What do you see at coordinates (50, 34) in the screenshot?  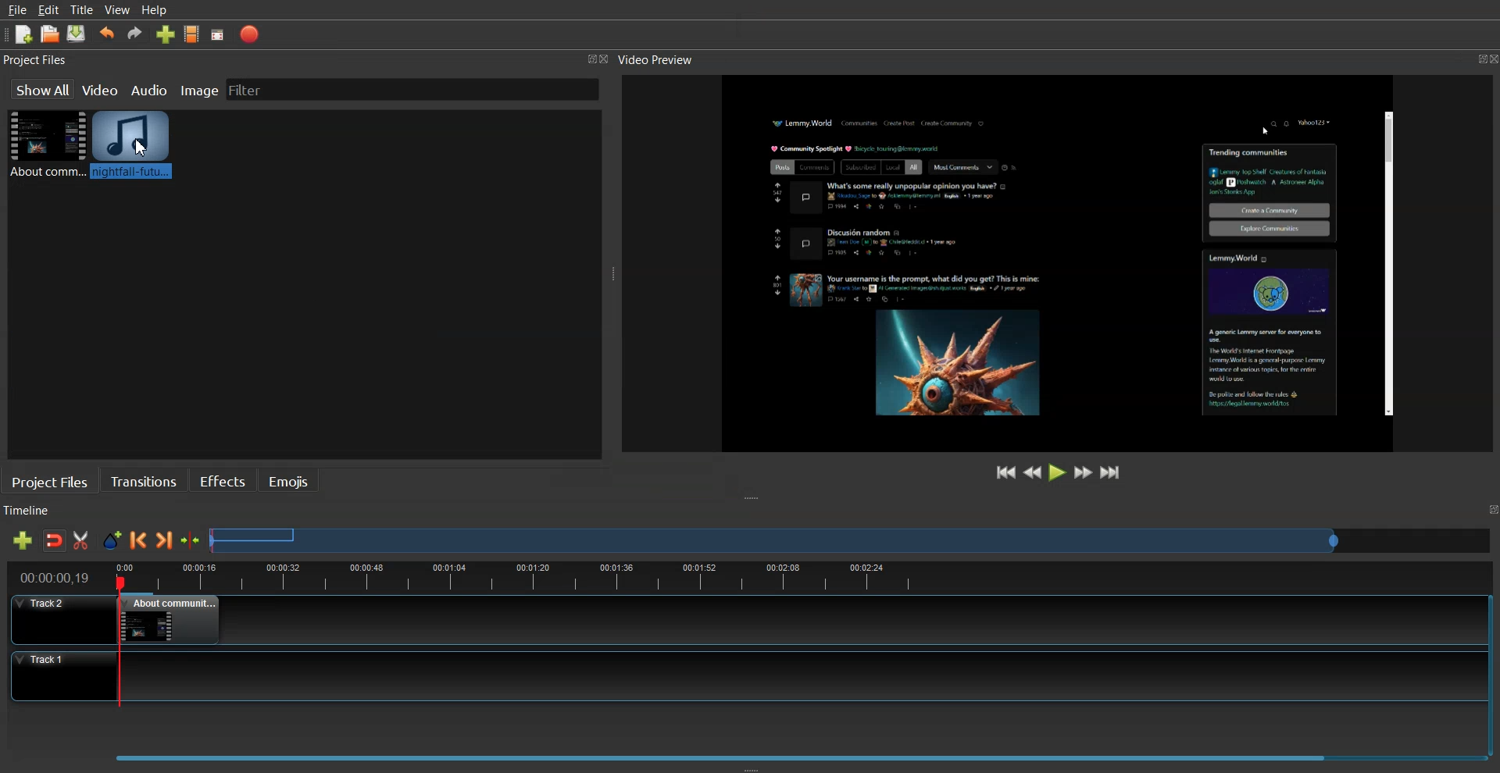 I see `Open Project` at bounding box center [50, 34].